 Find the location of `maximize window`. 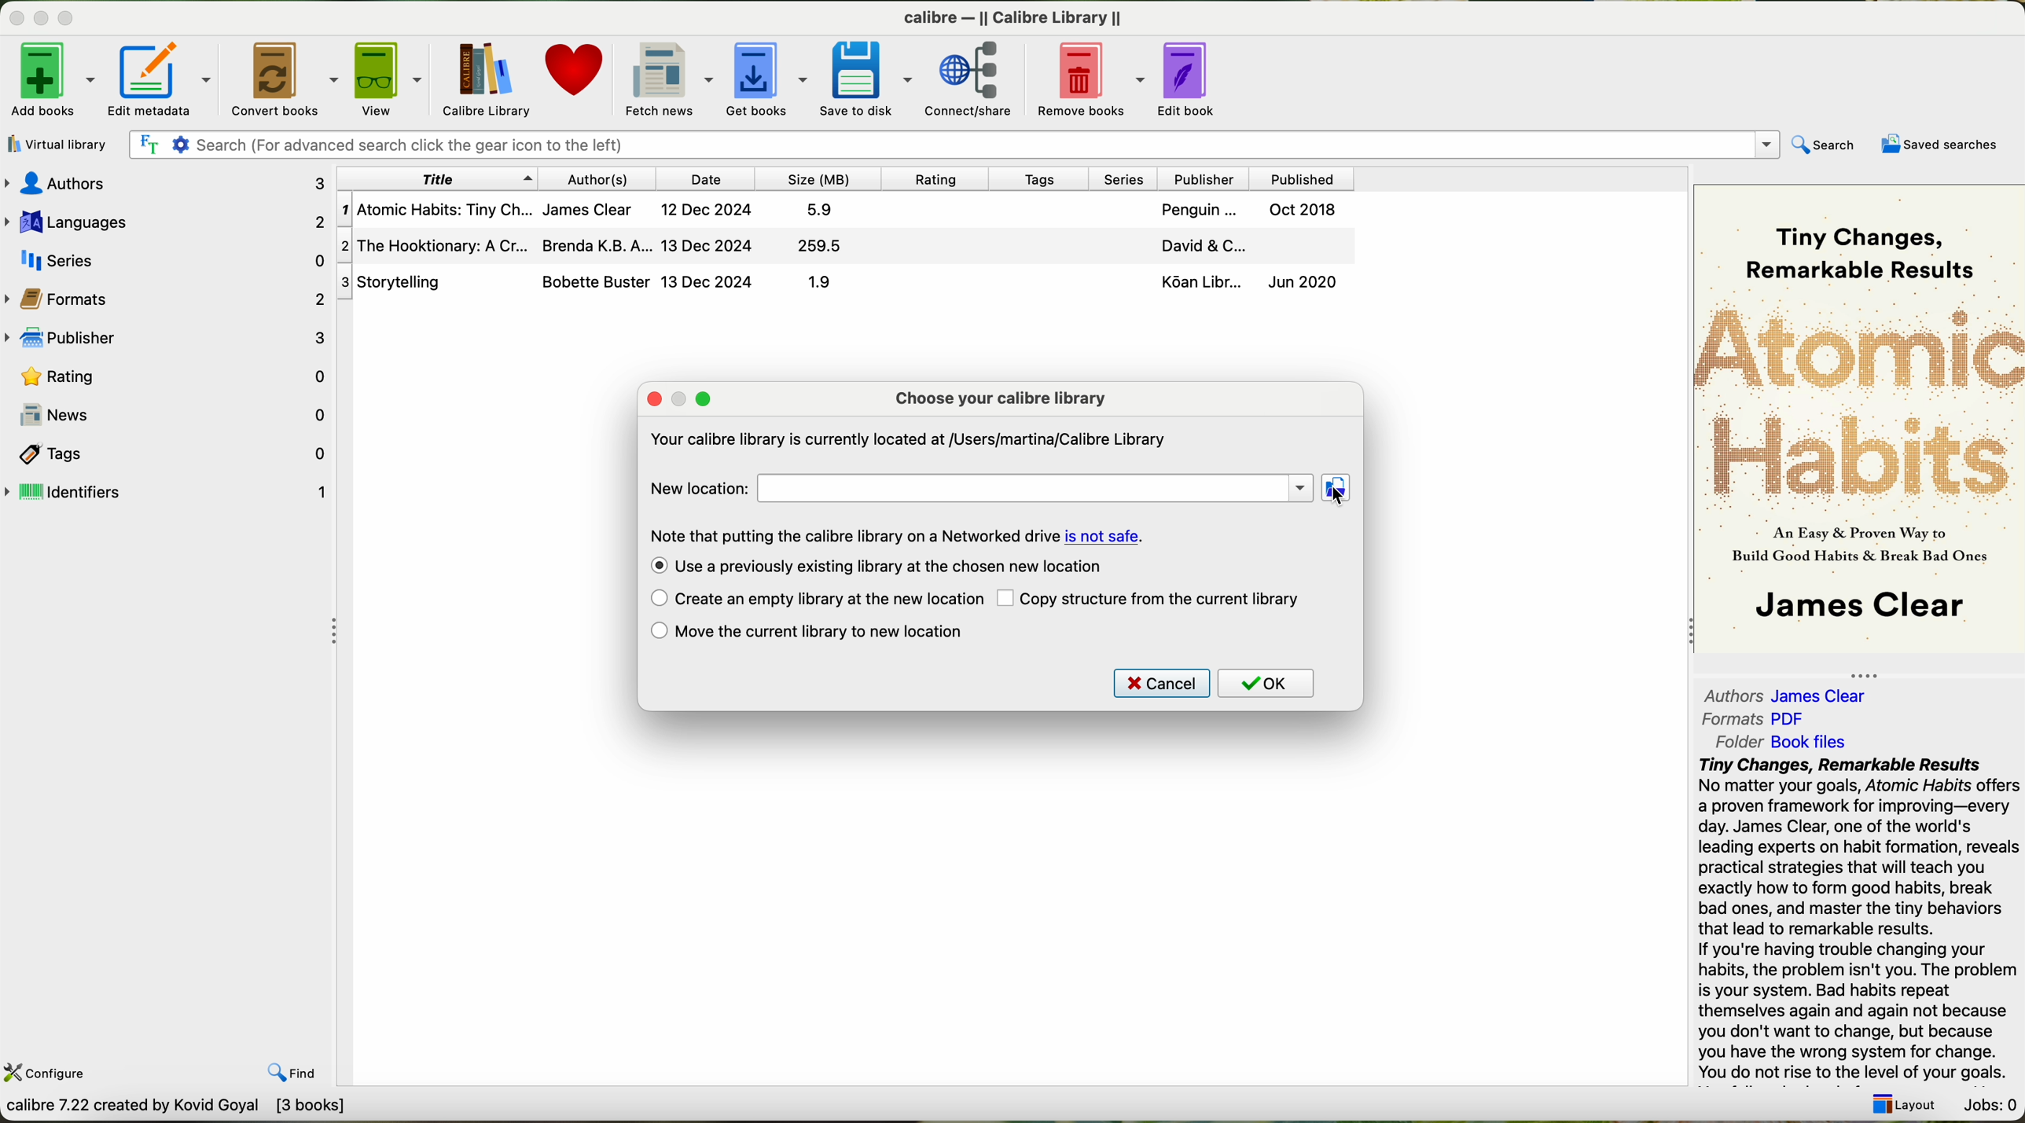

maximize window is located at coordinates (705, 398).